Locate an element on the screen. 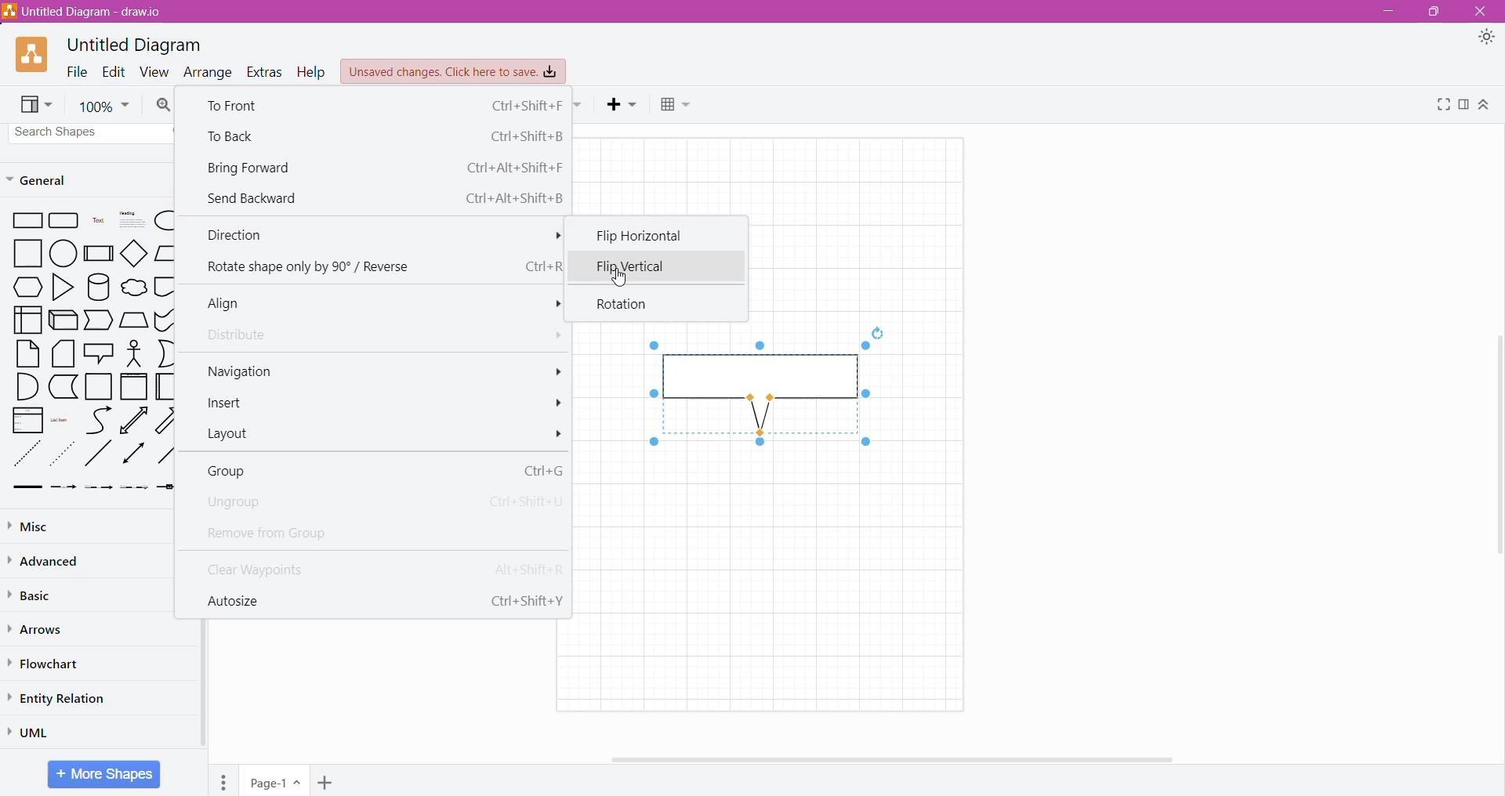  View is located at coordinates (38, 105).